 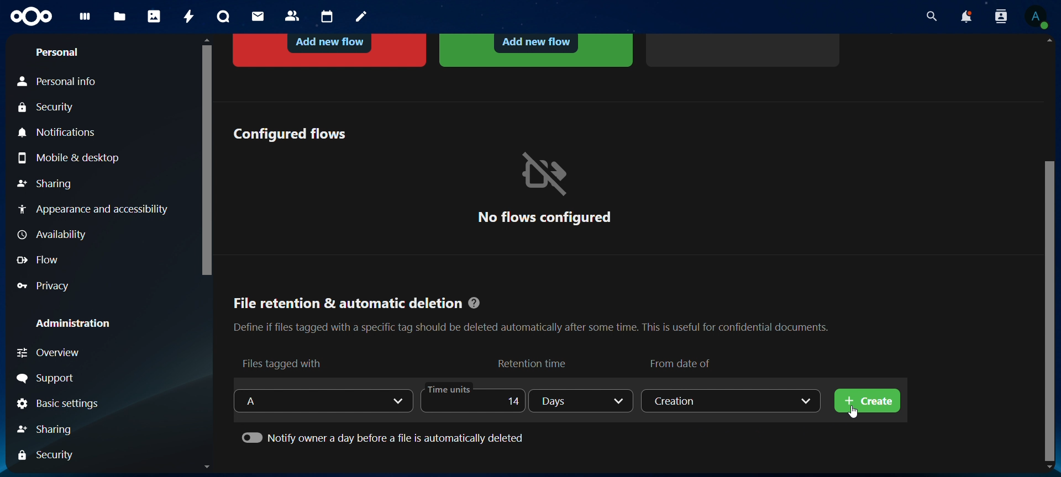 What do you see at coordinates (682, 362) in the screenshot?
I see `from date of` at bounding box center [682, 362].